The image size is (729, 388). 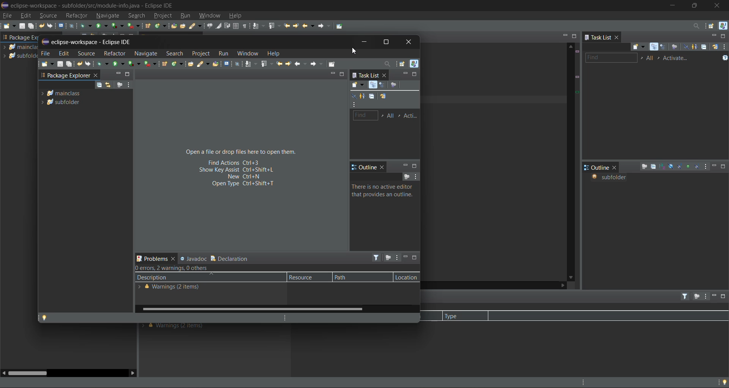 I want to click on close, so click(x=410, y=41).